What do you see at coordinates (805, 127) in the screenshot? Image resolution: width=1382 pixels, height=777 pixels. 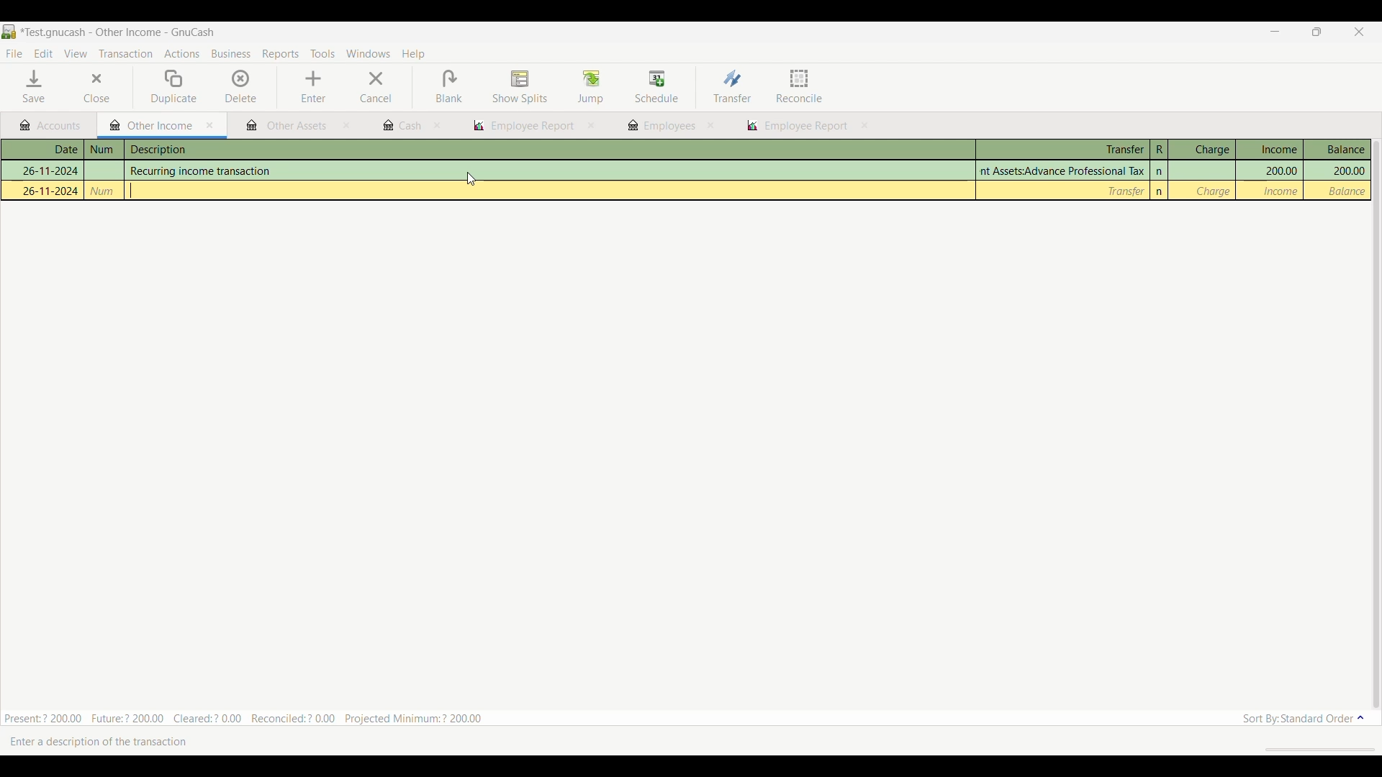 I see `employee report` at bounding box center [805, 127].